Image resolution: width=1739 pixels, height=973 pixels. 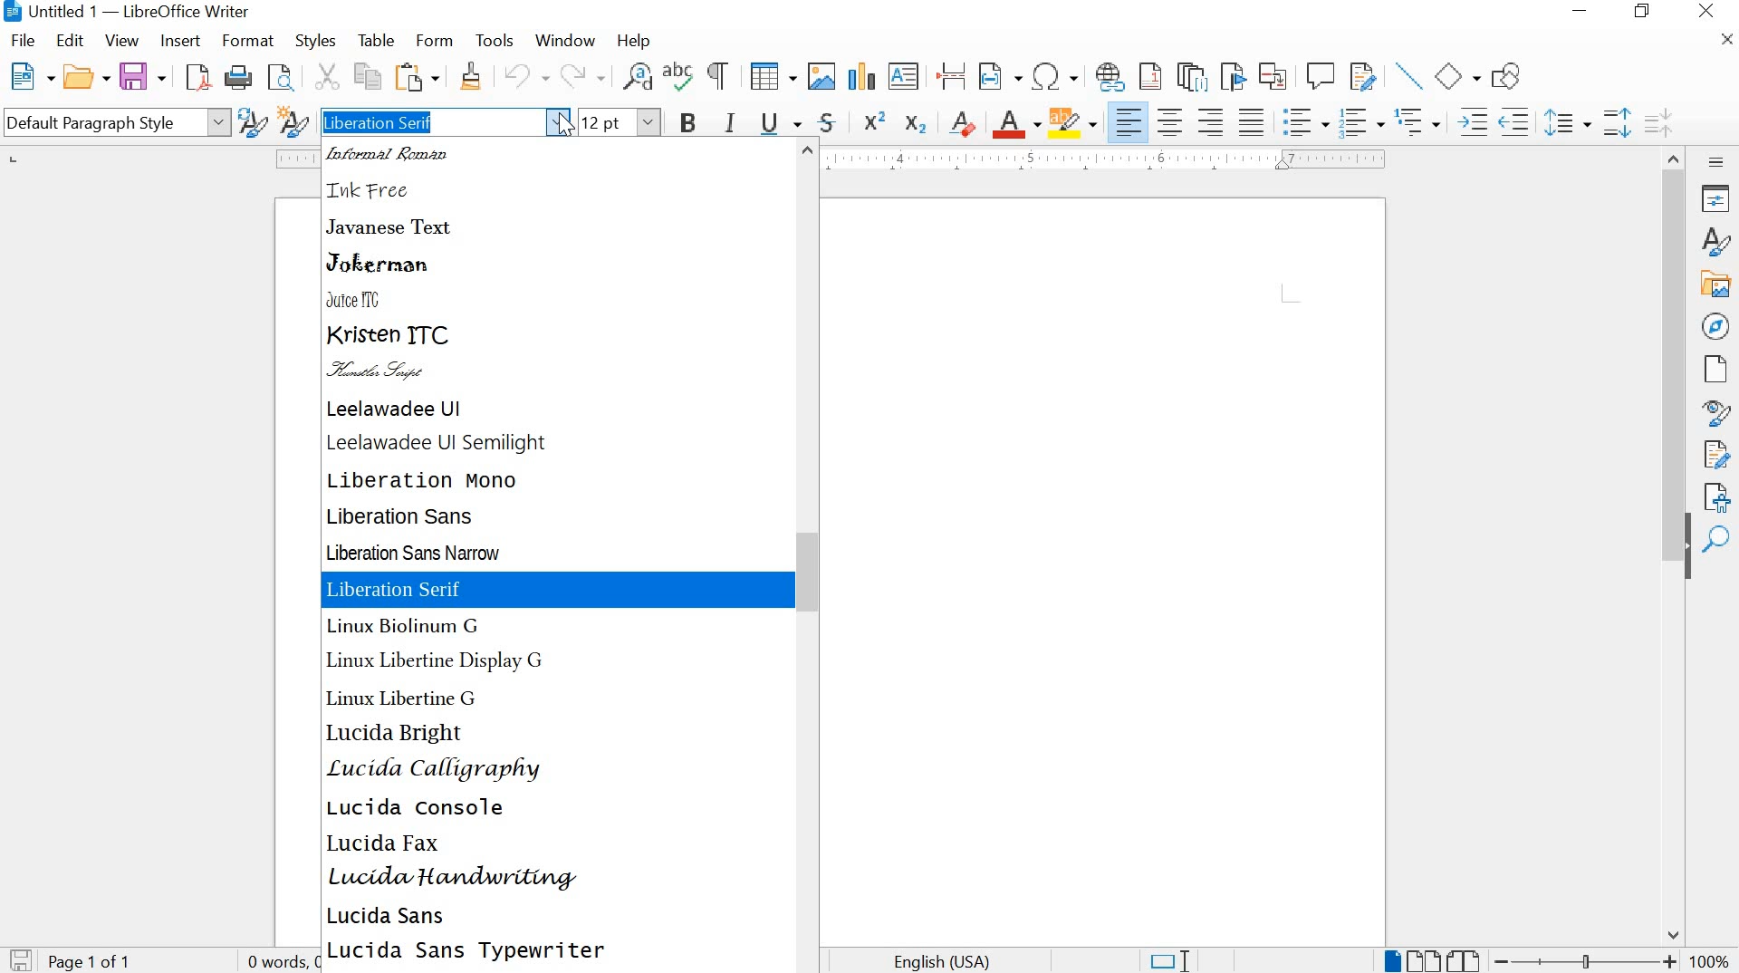 I want to click on MINIMIZE, so click(x=1583, y=14).